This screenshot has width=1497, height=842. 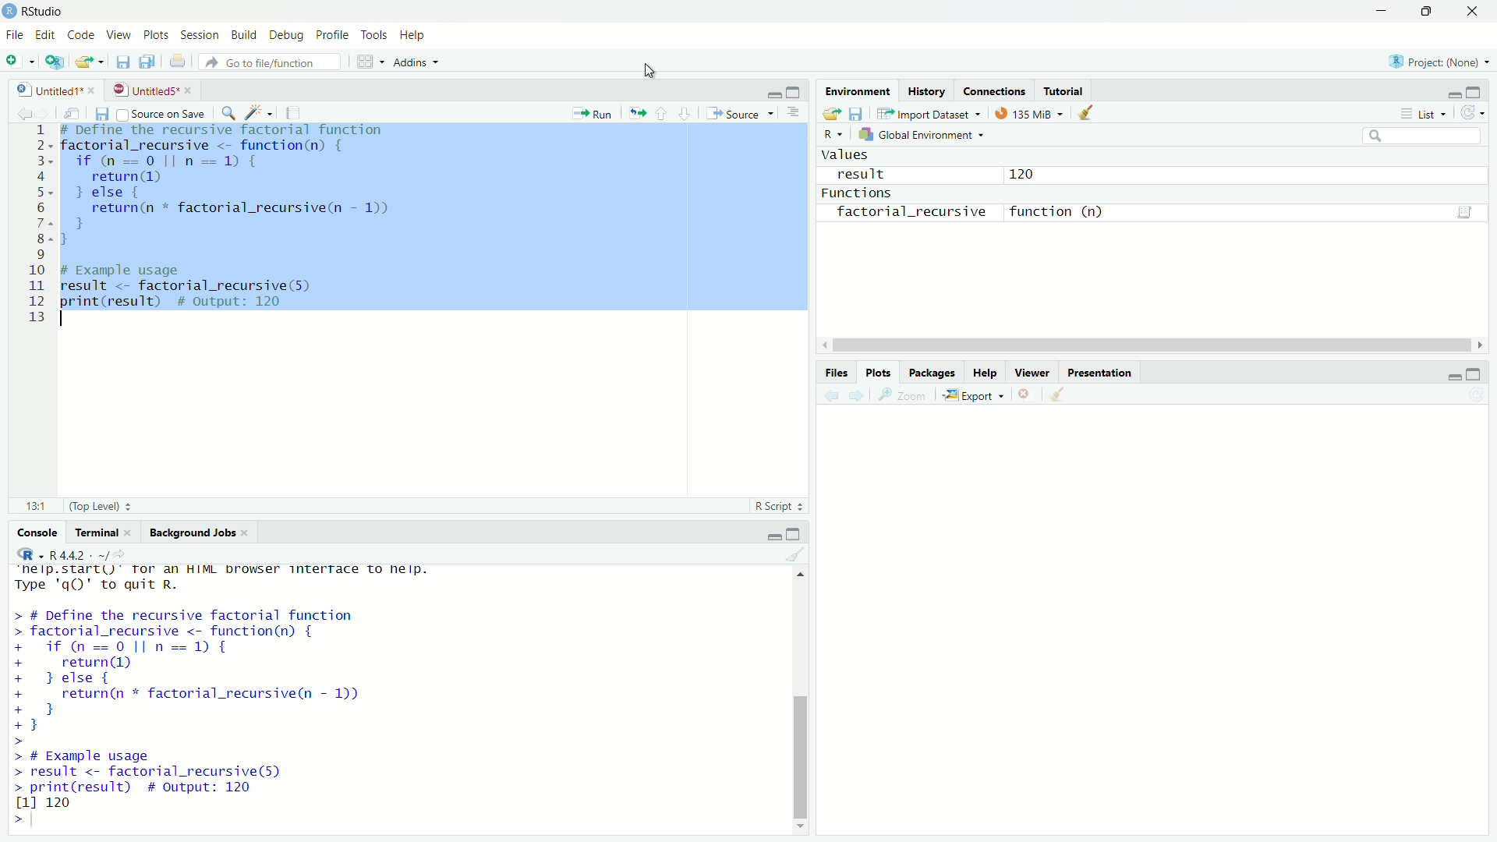 I want to click on Left, so click(x=822, y=338).